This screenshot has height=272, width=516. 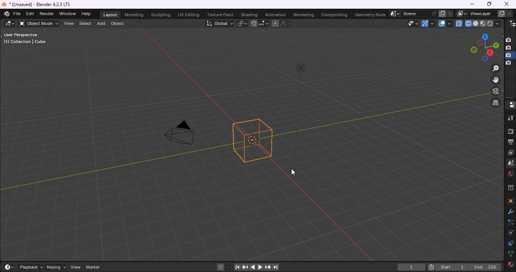 What do you see at coordinates (434, 13) in the screenshot?
I see `pin scene` at bounding box center [434, 13].